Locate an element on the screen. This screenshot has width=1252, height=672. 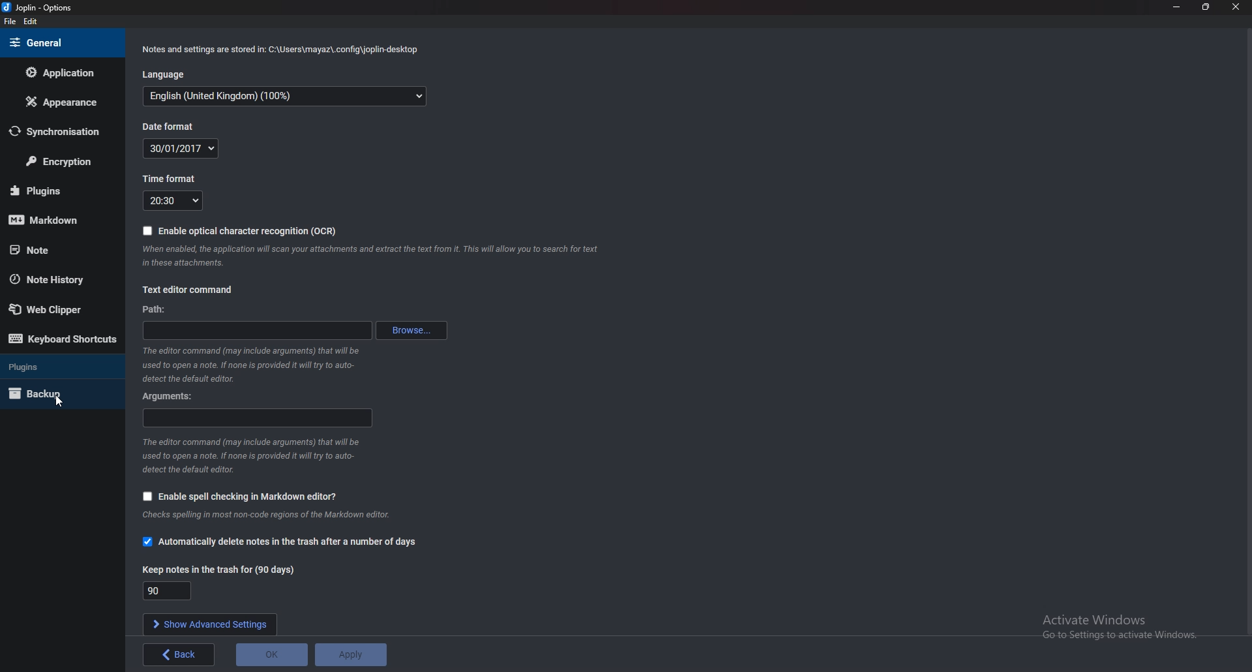
Language is located at coordinates (286, 97).